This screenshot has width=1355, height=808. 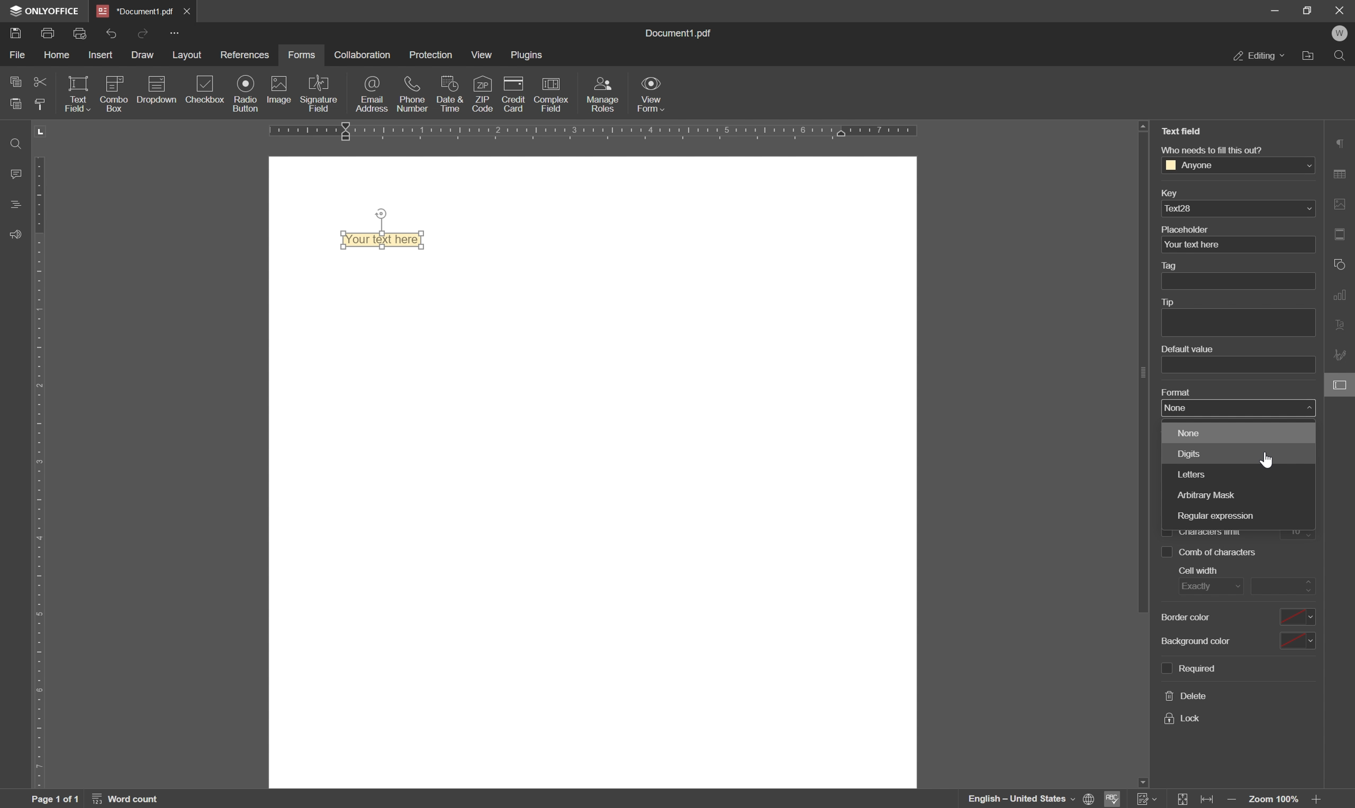 I want to click on drop down, so click(x=1296, y=640).